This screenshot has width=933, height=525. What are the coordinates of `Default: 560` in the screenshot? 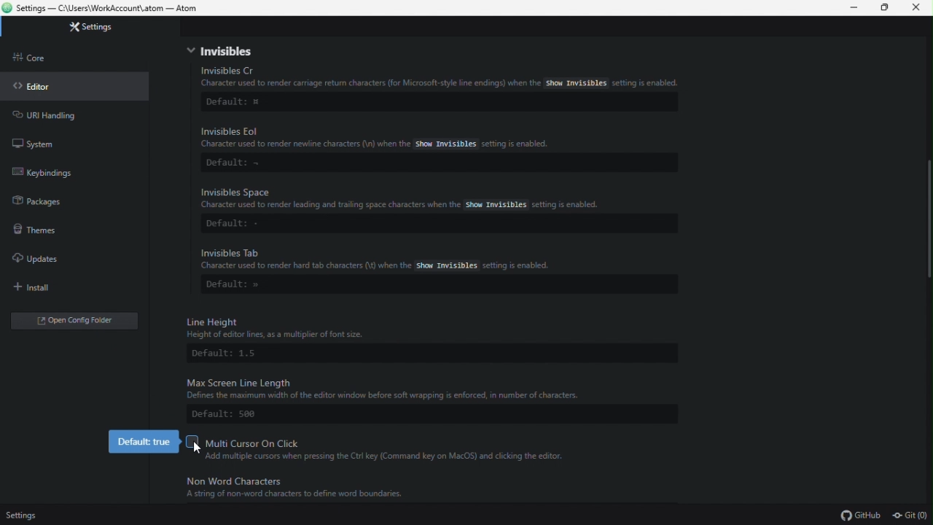 It's located at (236, 414).